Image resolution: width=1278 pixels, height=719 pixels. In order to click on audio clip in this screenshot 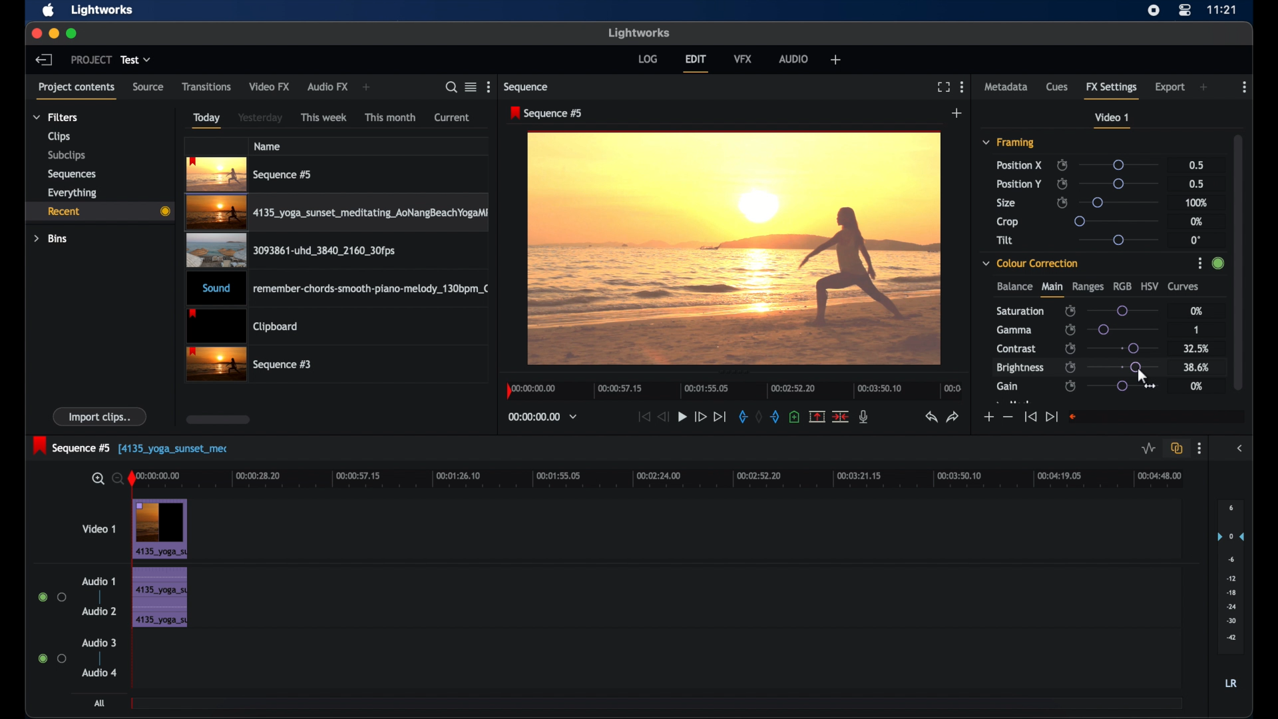, I will do `click(159, 599)`.